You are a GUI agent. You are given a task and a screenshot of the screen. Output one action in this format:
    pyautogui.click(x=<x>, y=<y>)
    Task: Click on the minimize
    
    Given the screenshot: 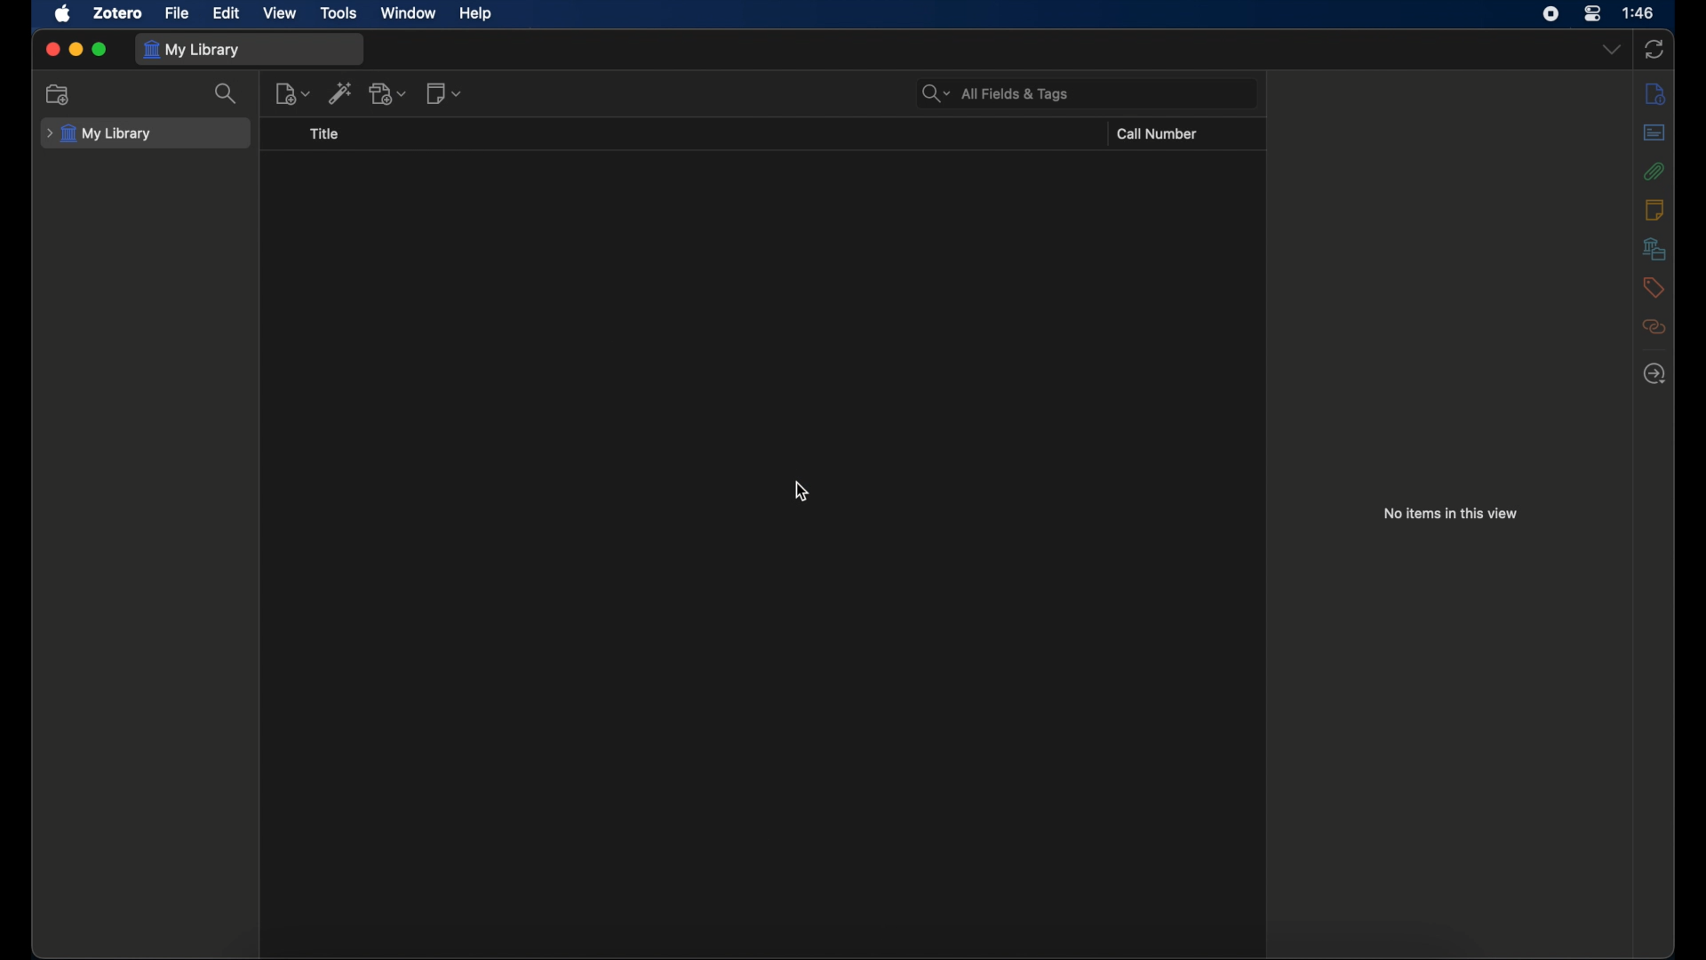 What is the action you would take?
    pyautogui.click(x=76, y=49)
    